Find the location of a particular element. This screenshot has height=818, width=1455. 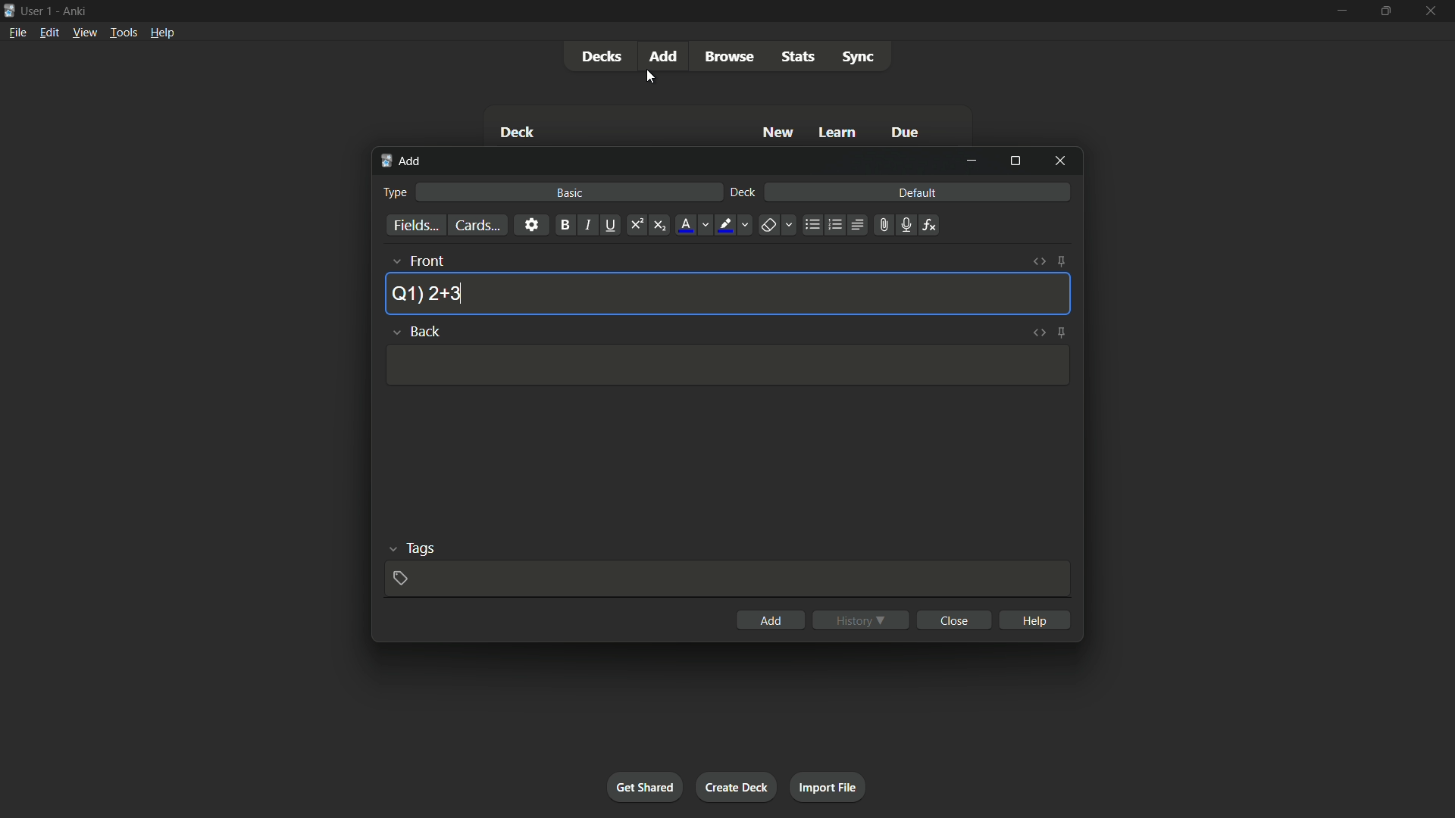

new is located at coordinates (779, 132).